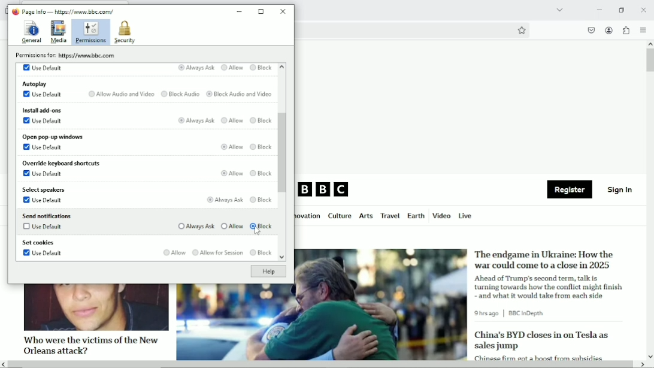  I want to click on Cursor, so click(258, 232).